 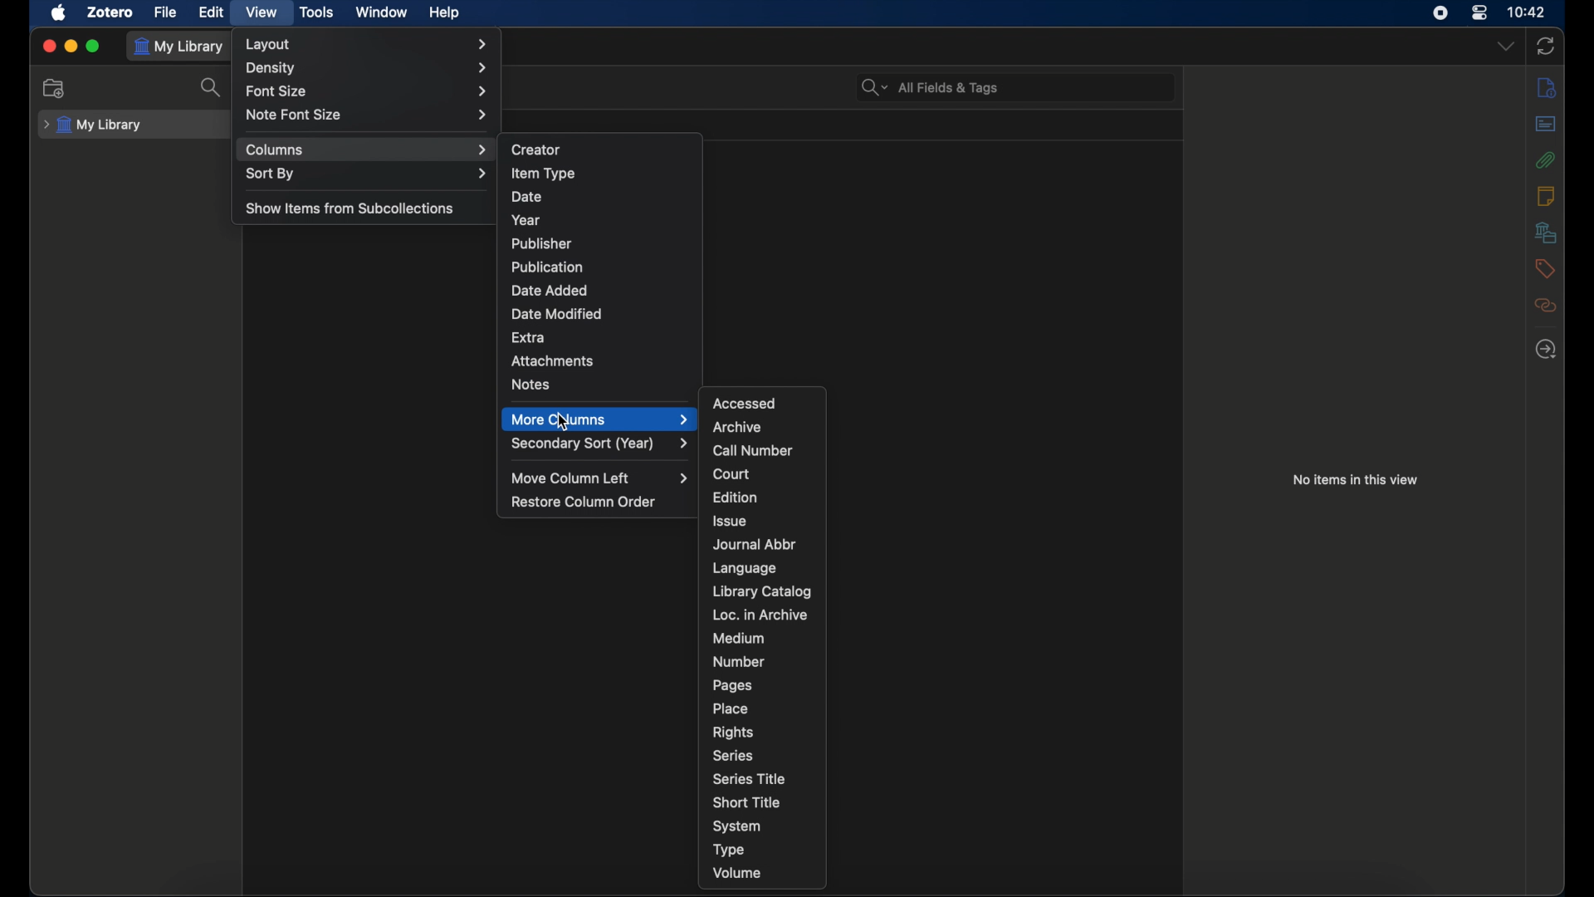 What do you see at coordinates (94, 125) in the screenshot?
I see `my library` at bounding box center [94, 125].